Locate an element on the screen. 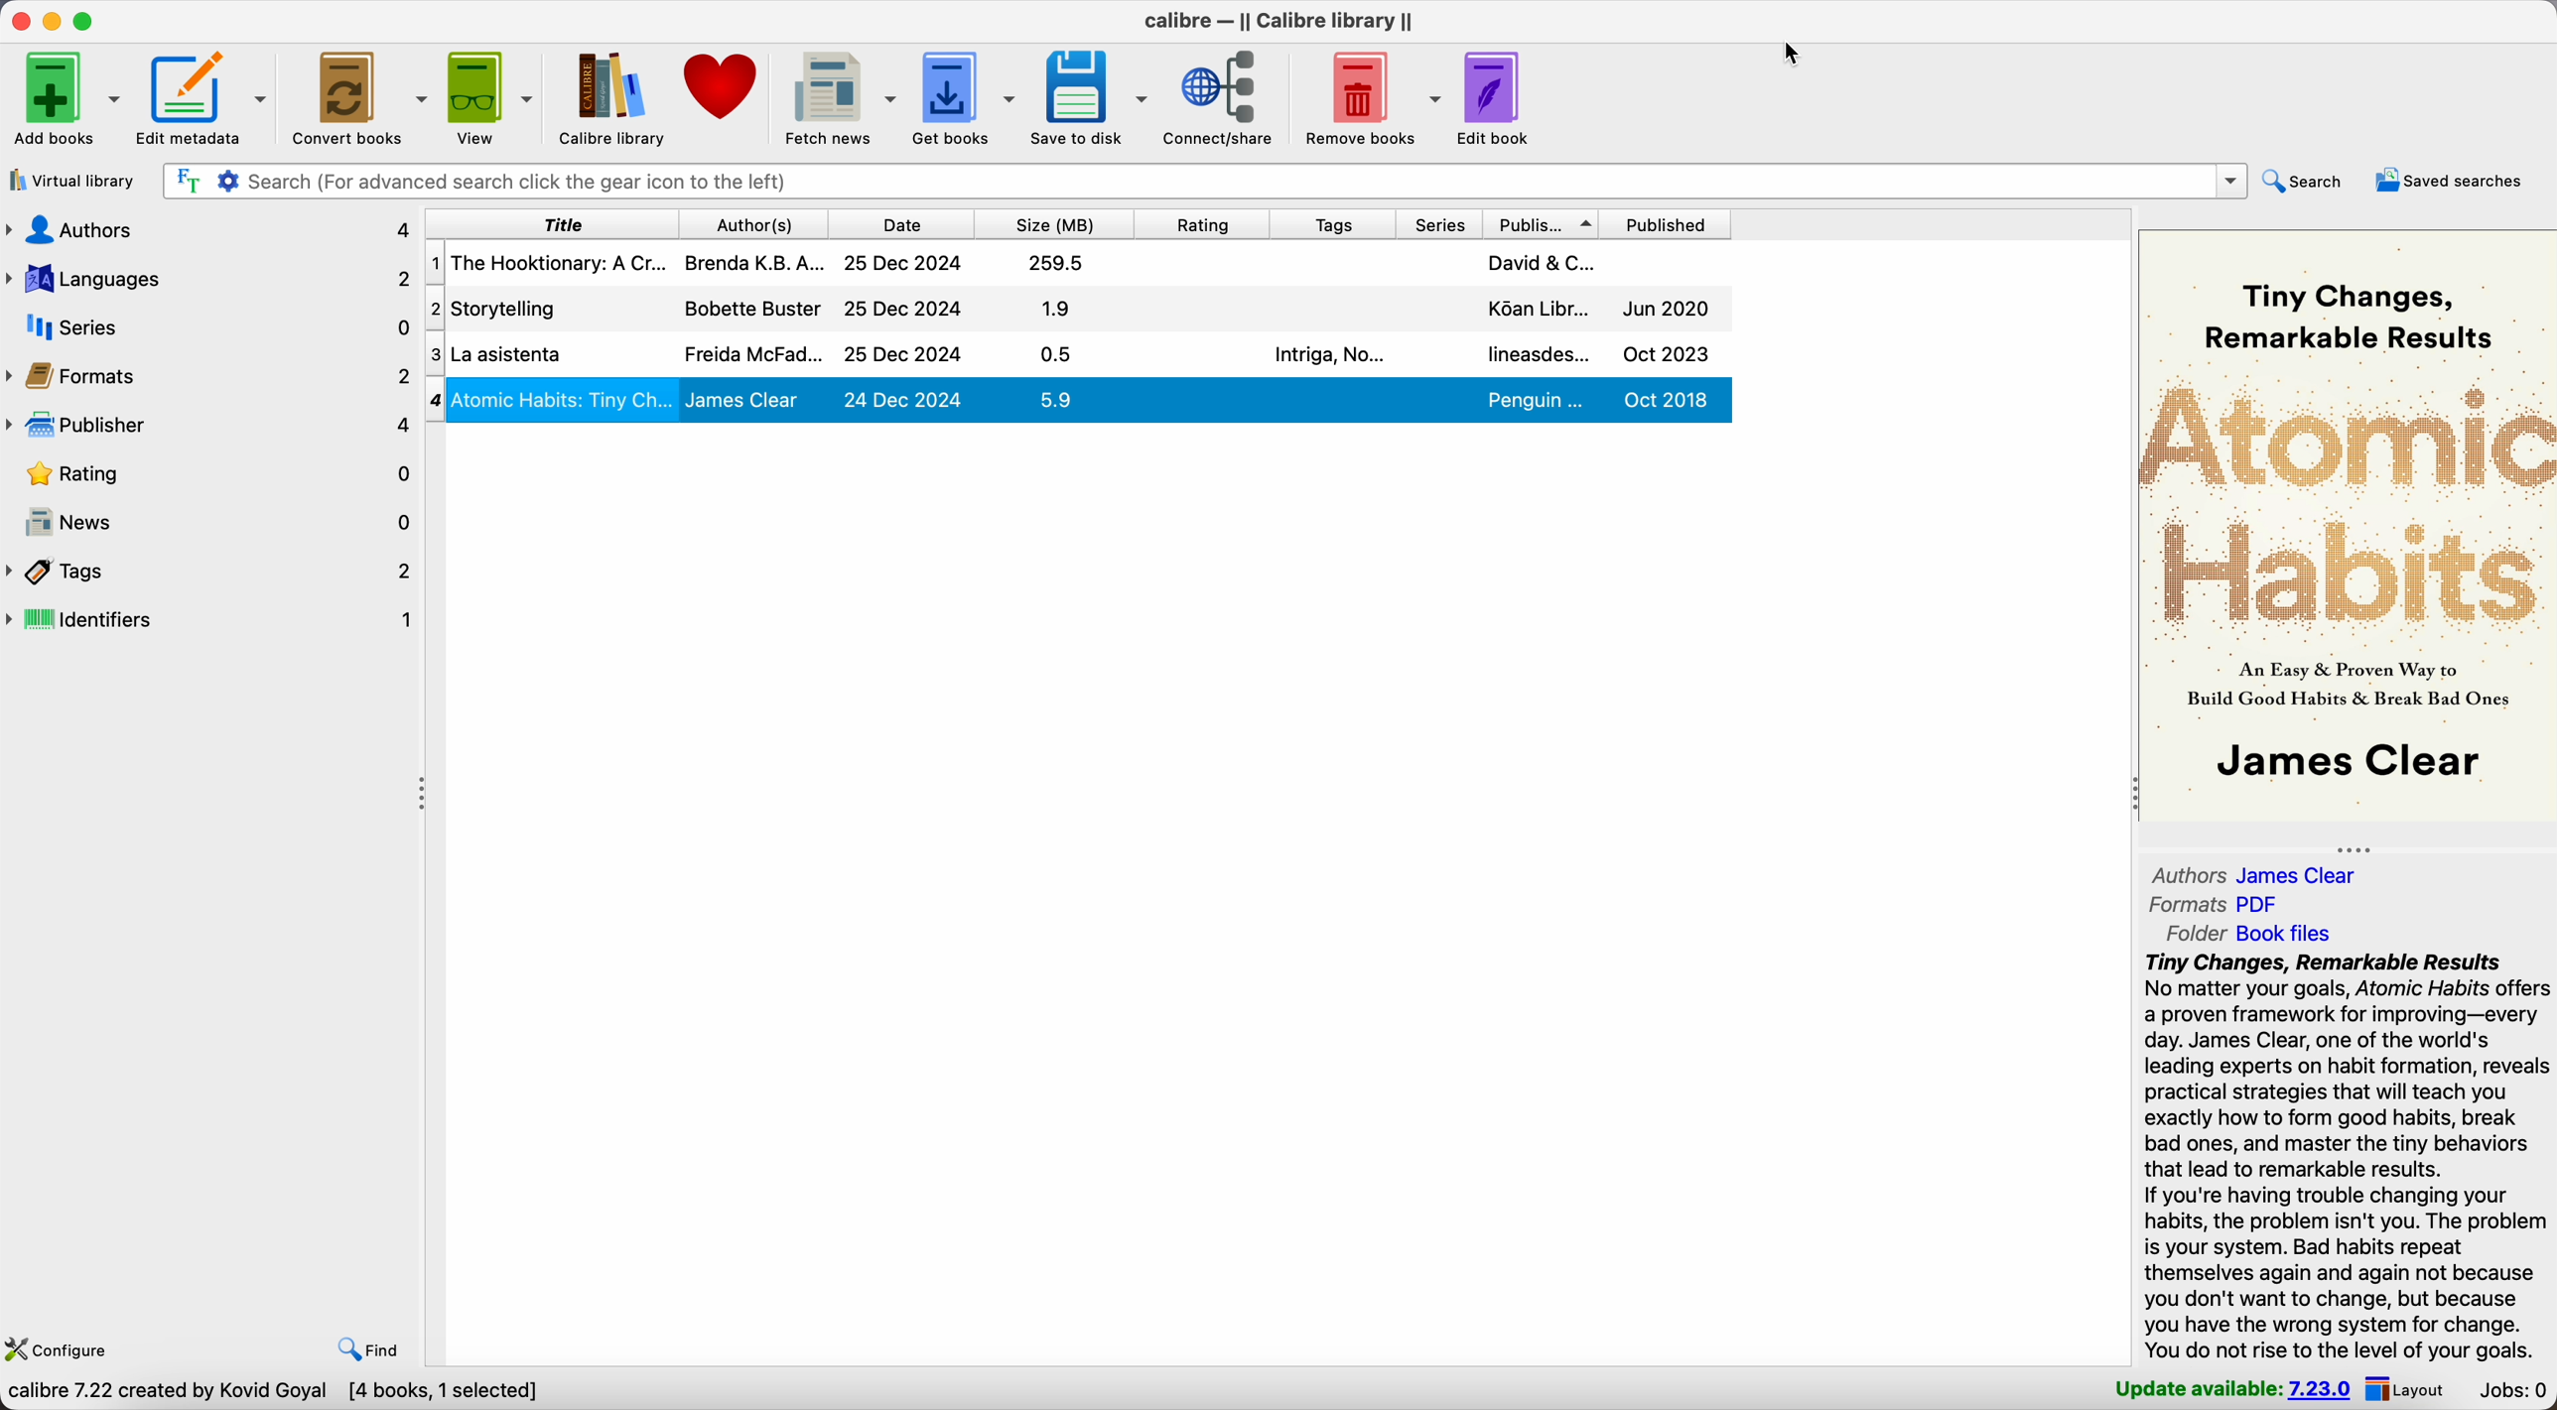 The height and width of the screenshot is (1410, 2557). david & C... is located at coordinates (1543, 261).